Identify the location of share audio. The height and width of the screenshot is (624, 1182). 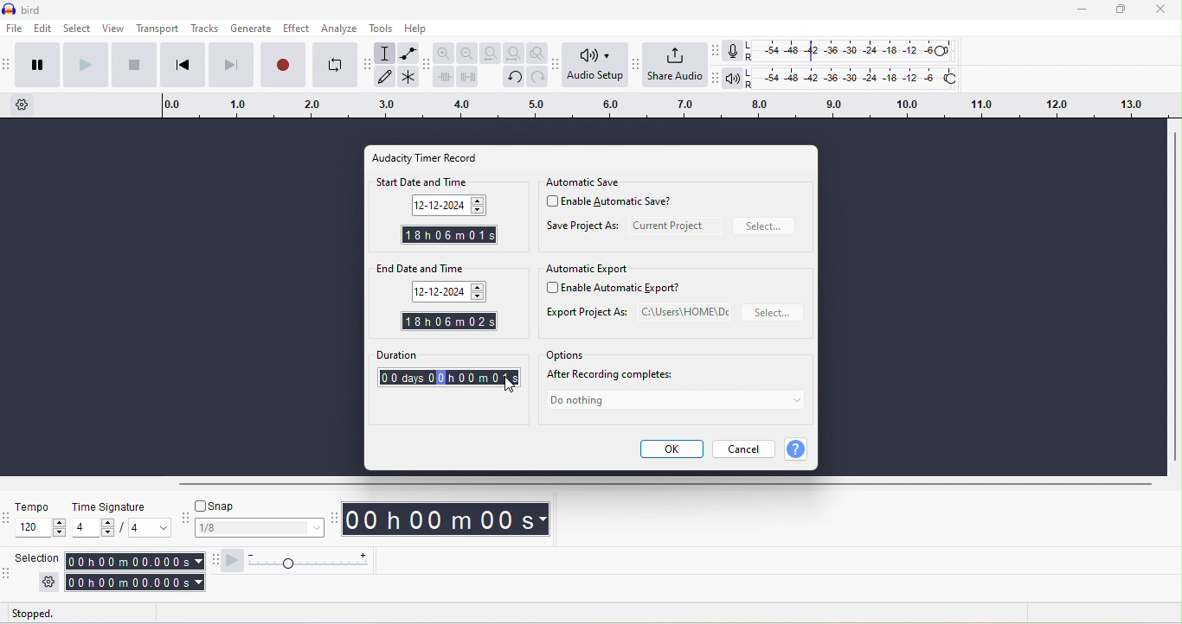
(673, 66).